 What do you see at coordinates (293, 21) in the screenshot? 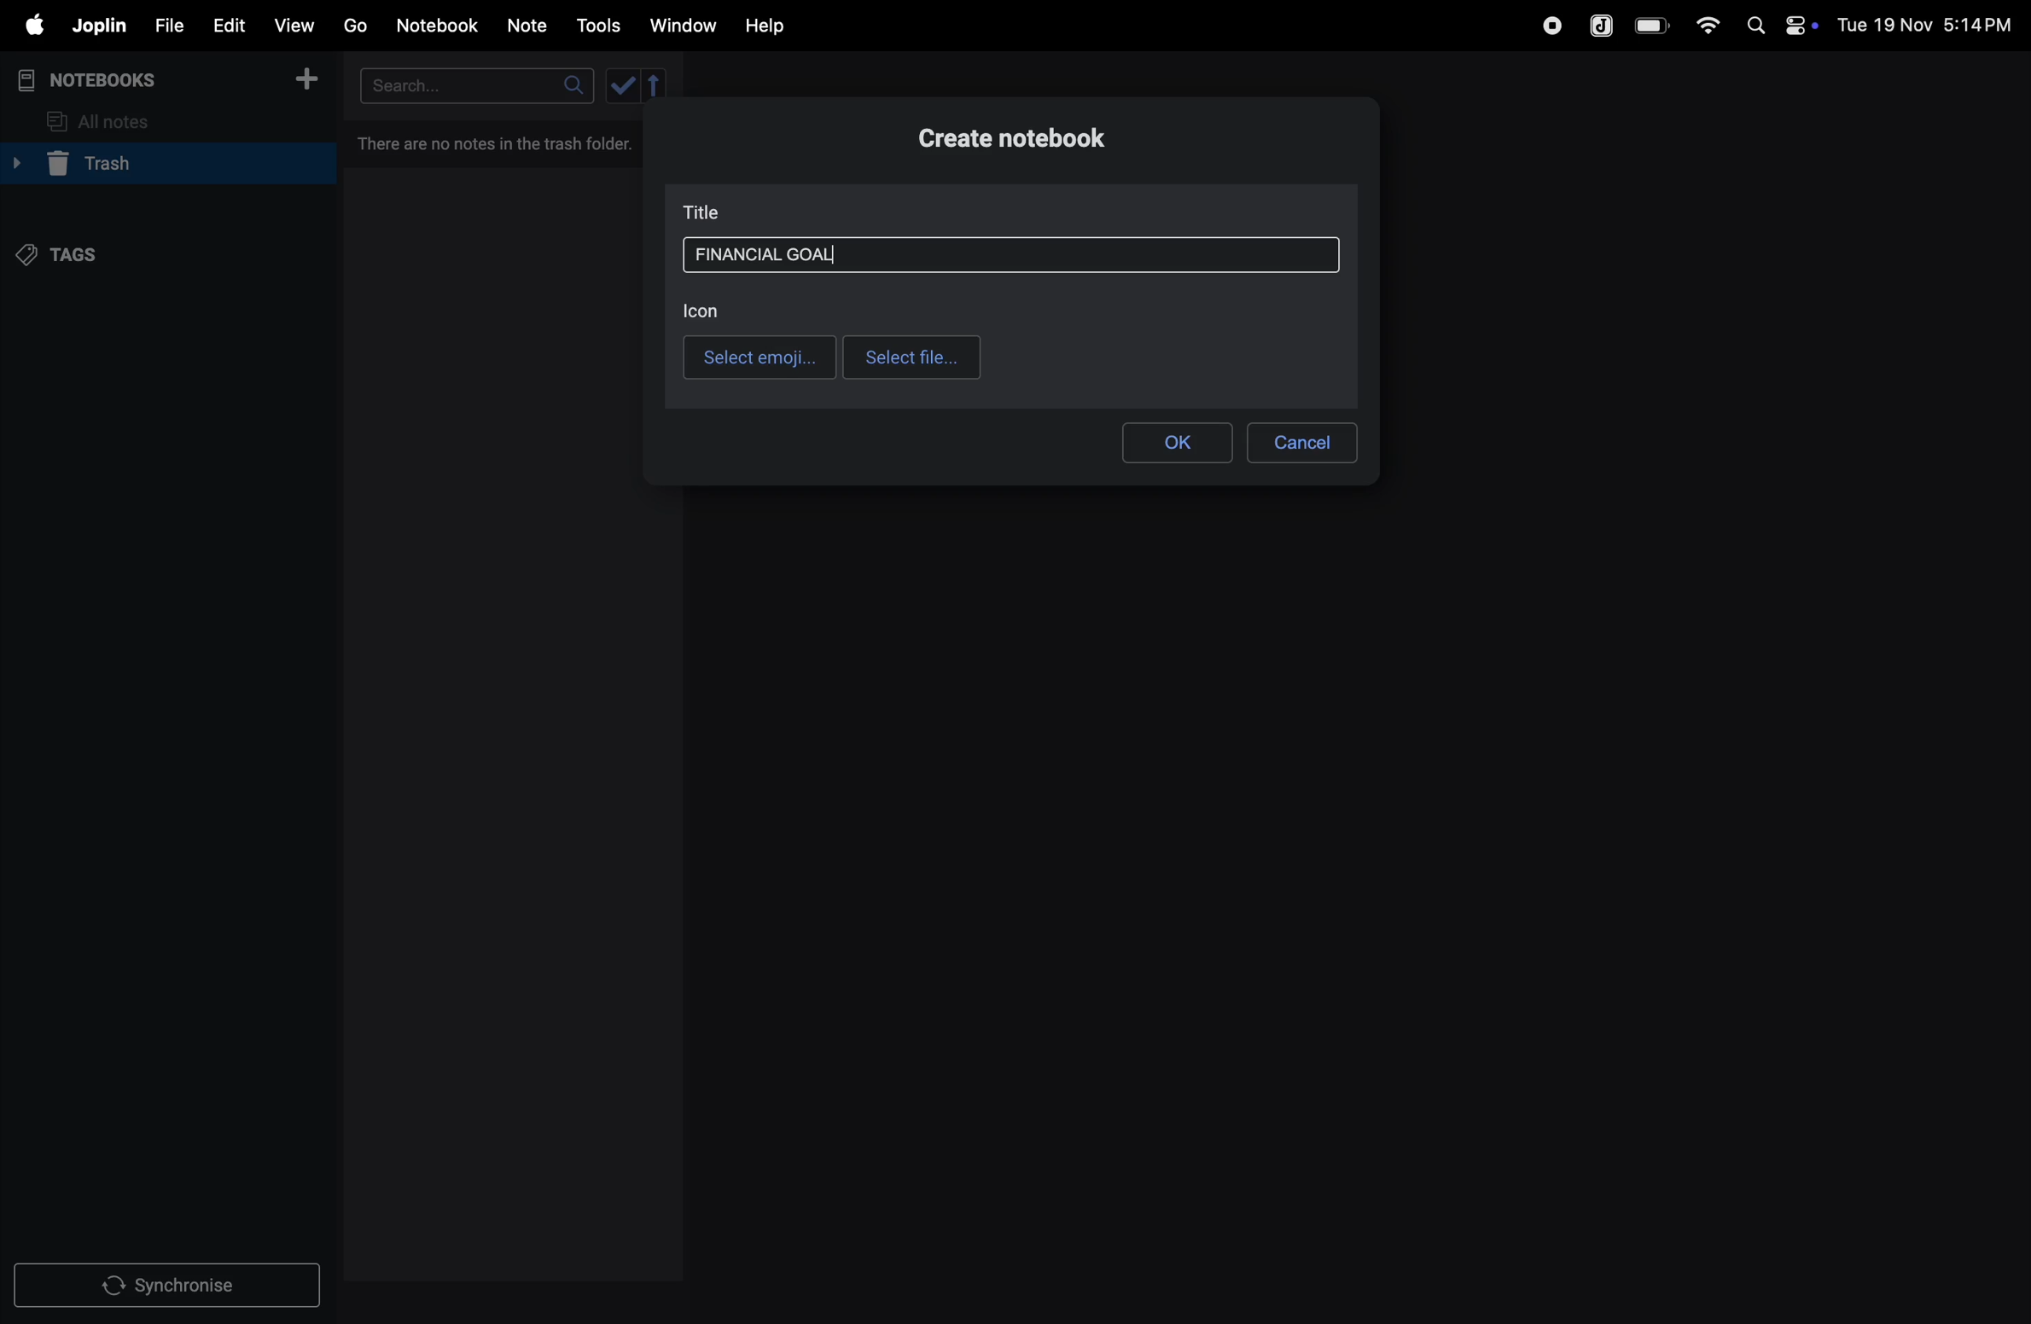
I see `view` at bounding box center [293, 21].